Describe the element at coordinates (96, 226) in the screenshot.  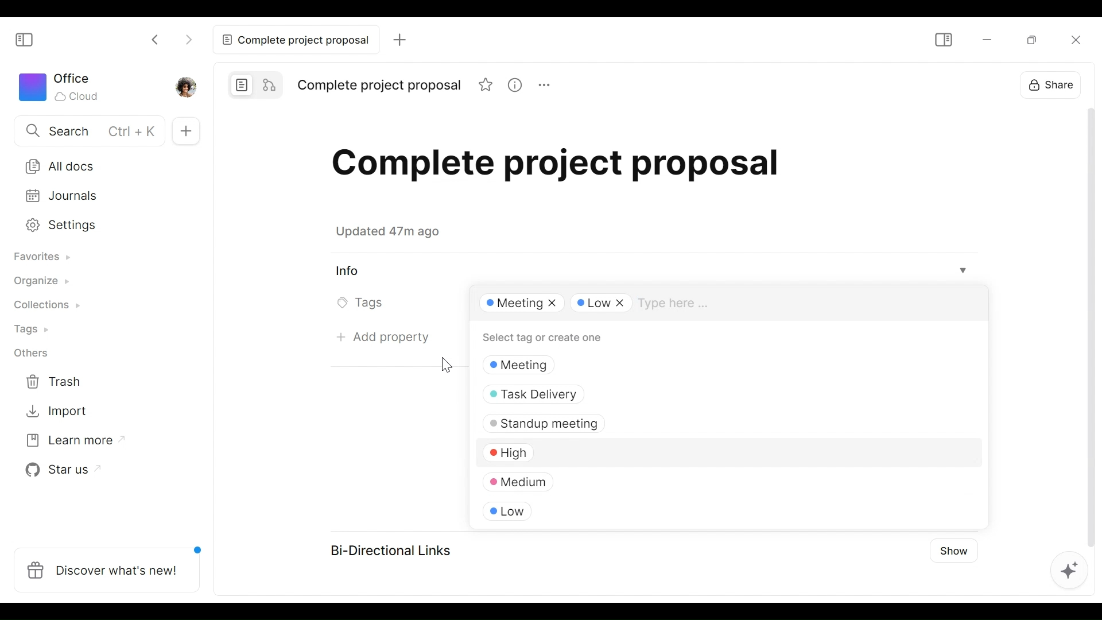
I see `Settings` at that location.